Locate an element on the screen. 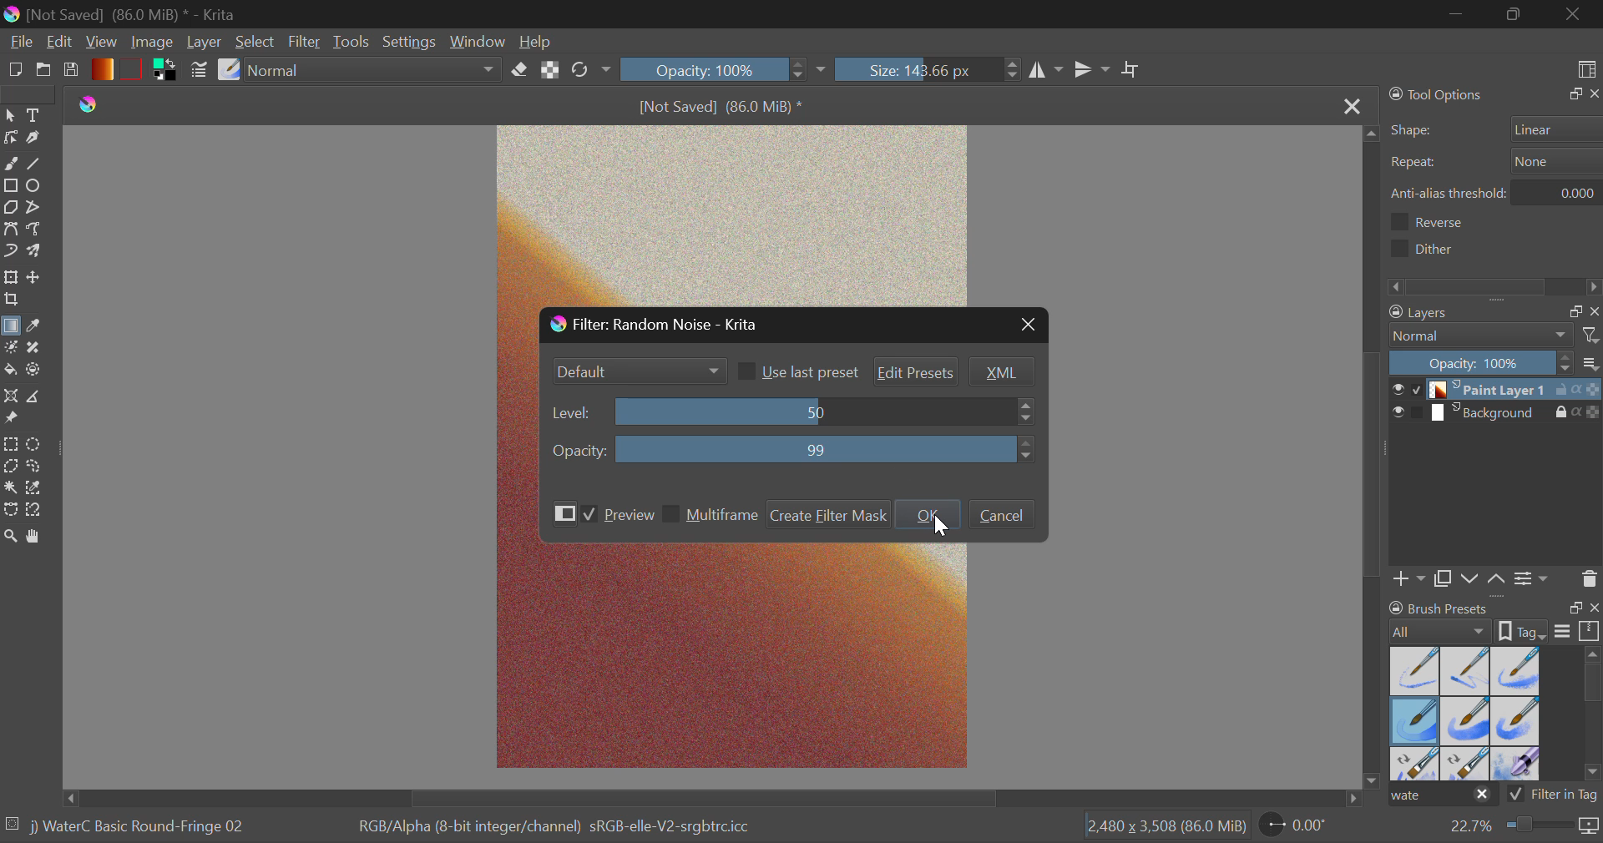 This screenshot has width=1603, height=843. XML is located at coordinates (1002, 372).